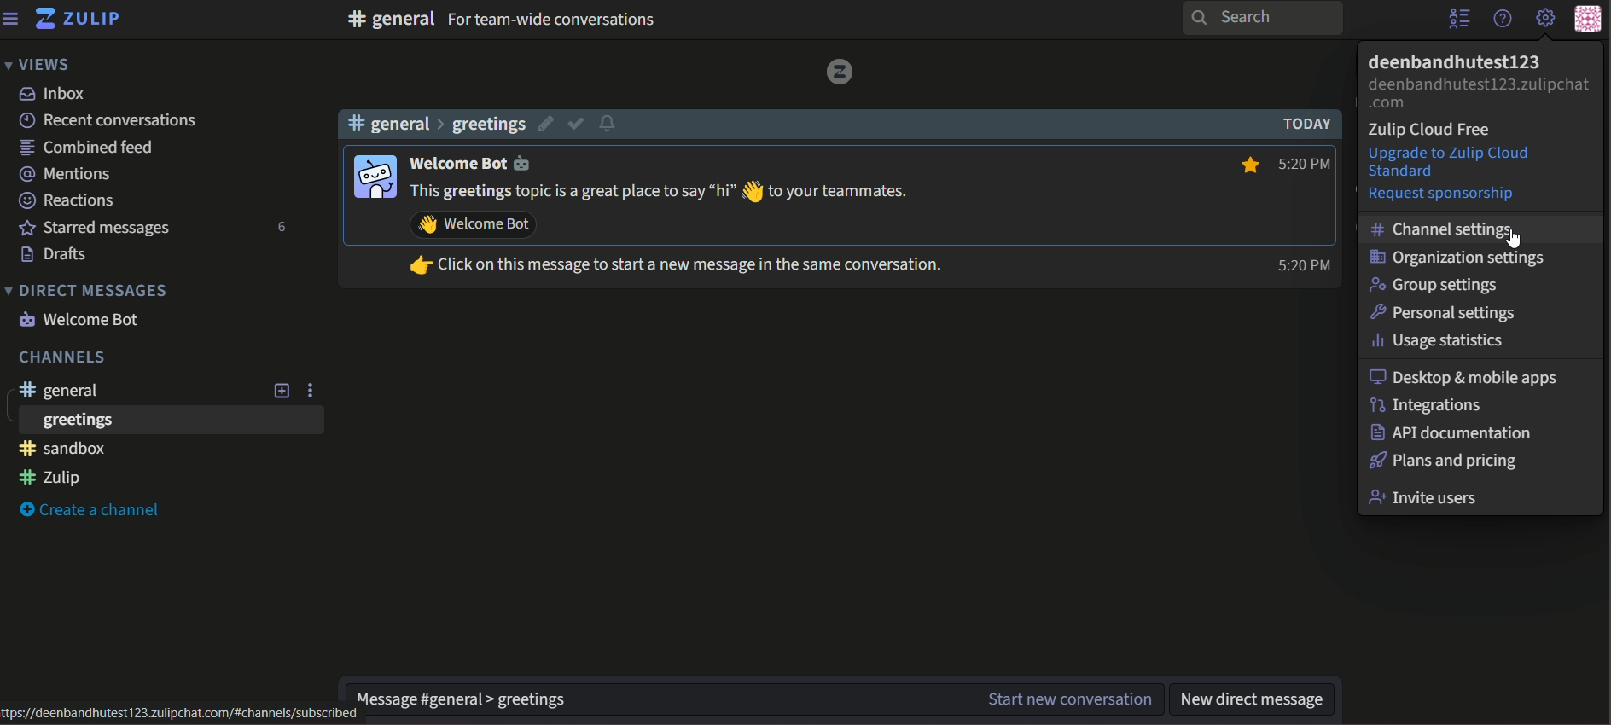 Image resolution: width=1611 pixels, height=725 pixels. What do you see at coordinates (82, 318) in the screenshot?
I see `welcome bot` at bounding box center [82, 318].